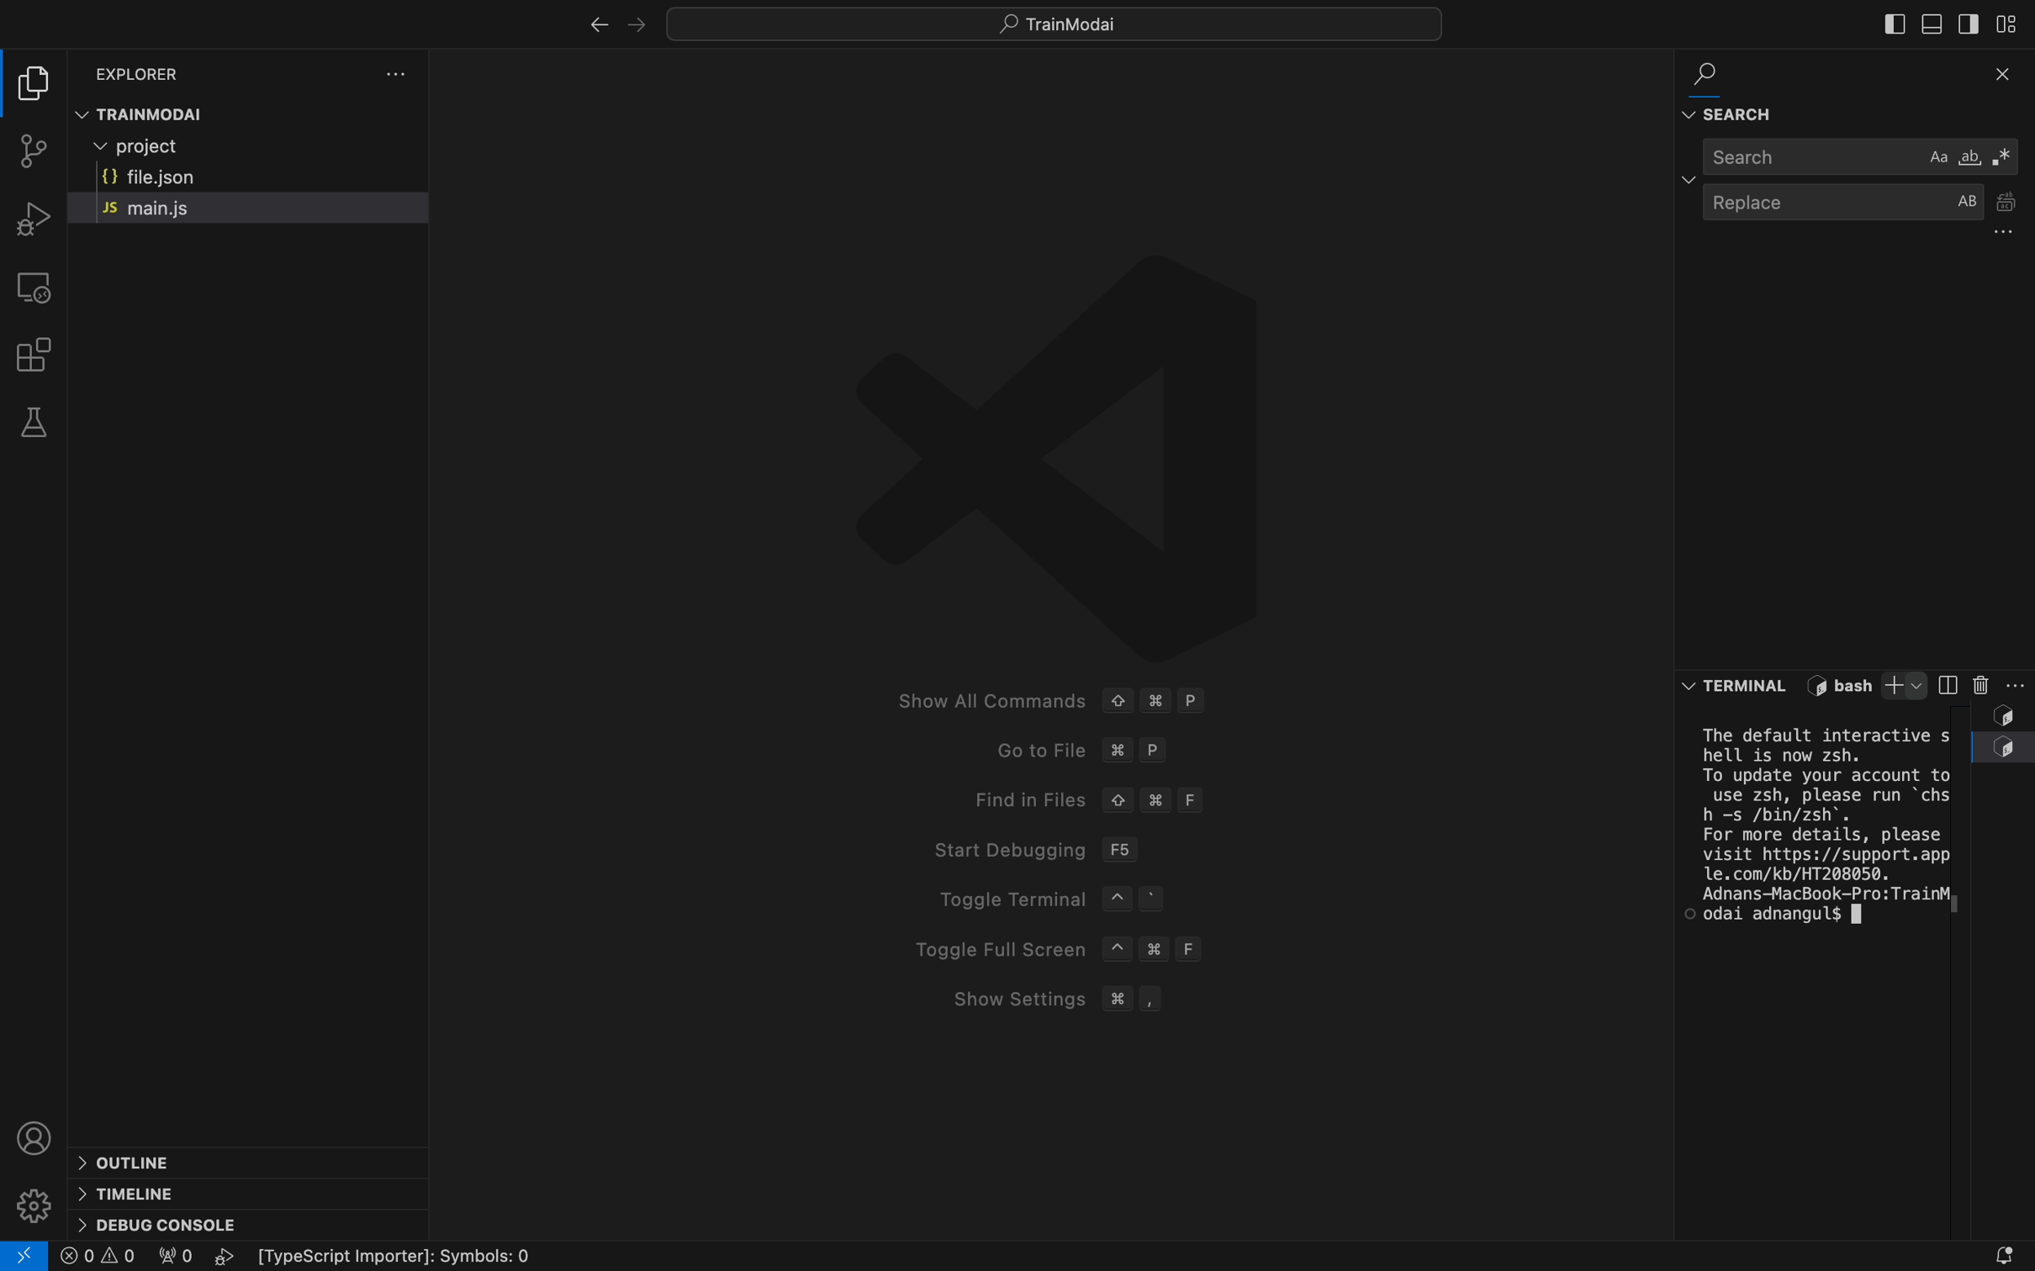  I want to click on Flg, so click(173, 1258).